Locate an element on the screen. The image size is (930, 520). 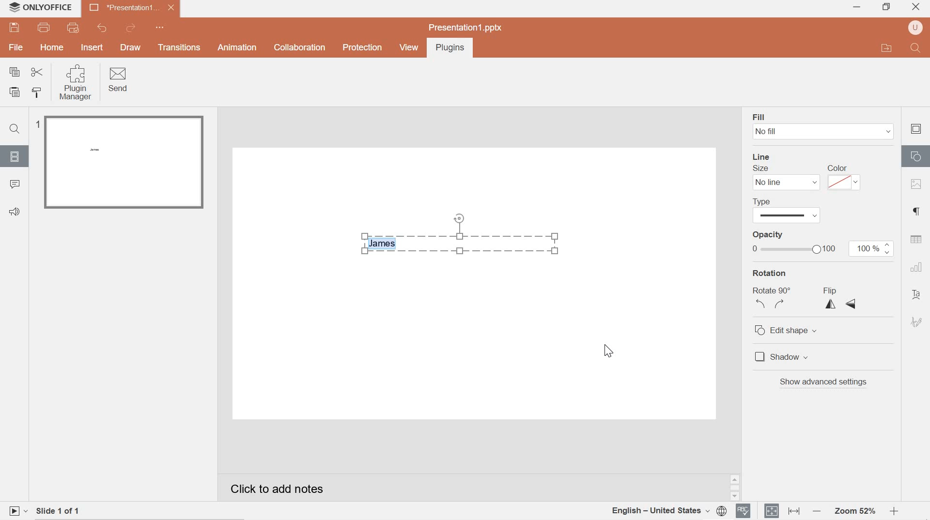
quick access toolbar is located at coordinates (161, 28).